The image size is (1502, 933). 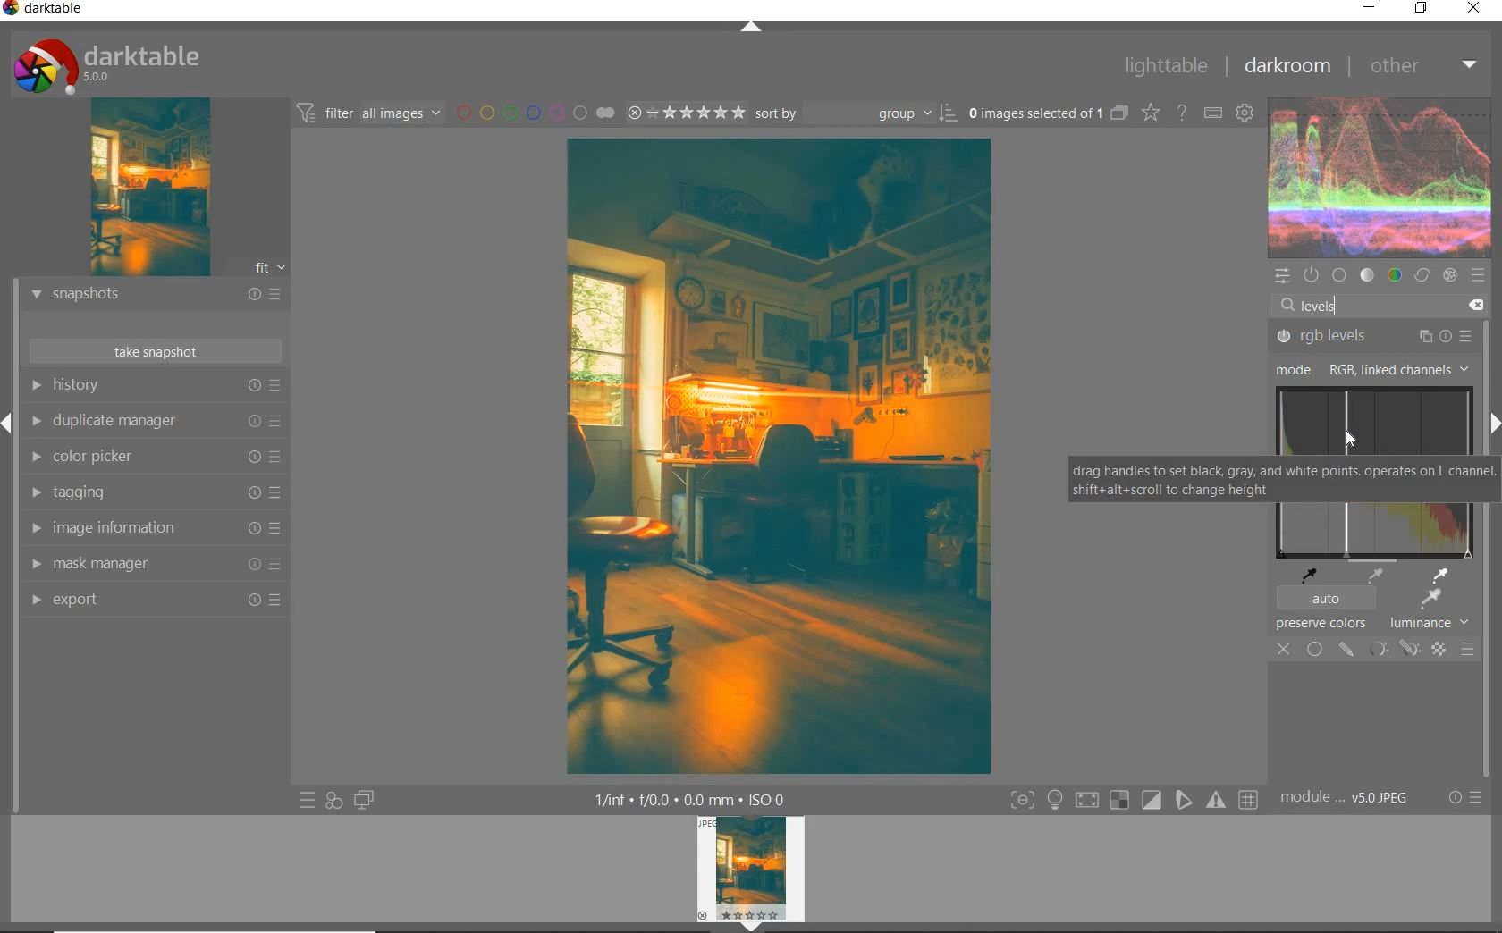 What do you see at coordinates (155, 297) in the screenshot?
I see `snapshots` at bounding box center [155, 297].